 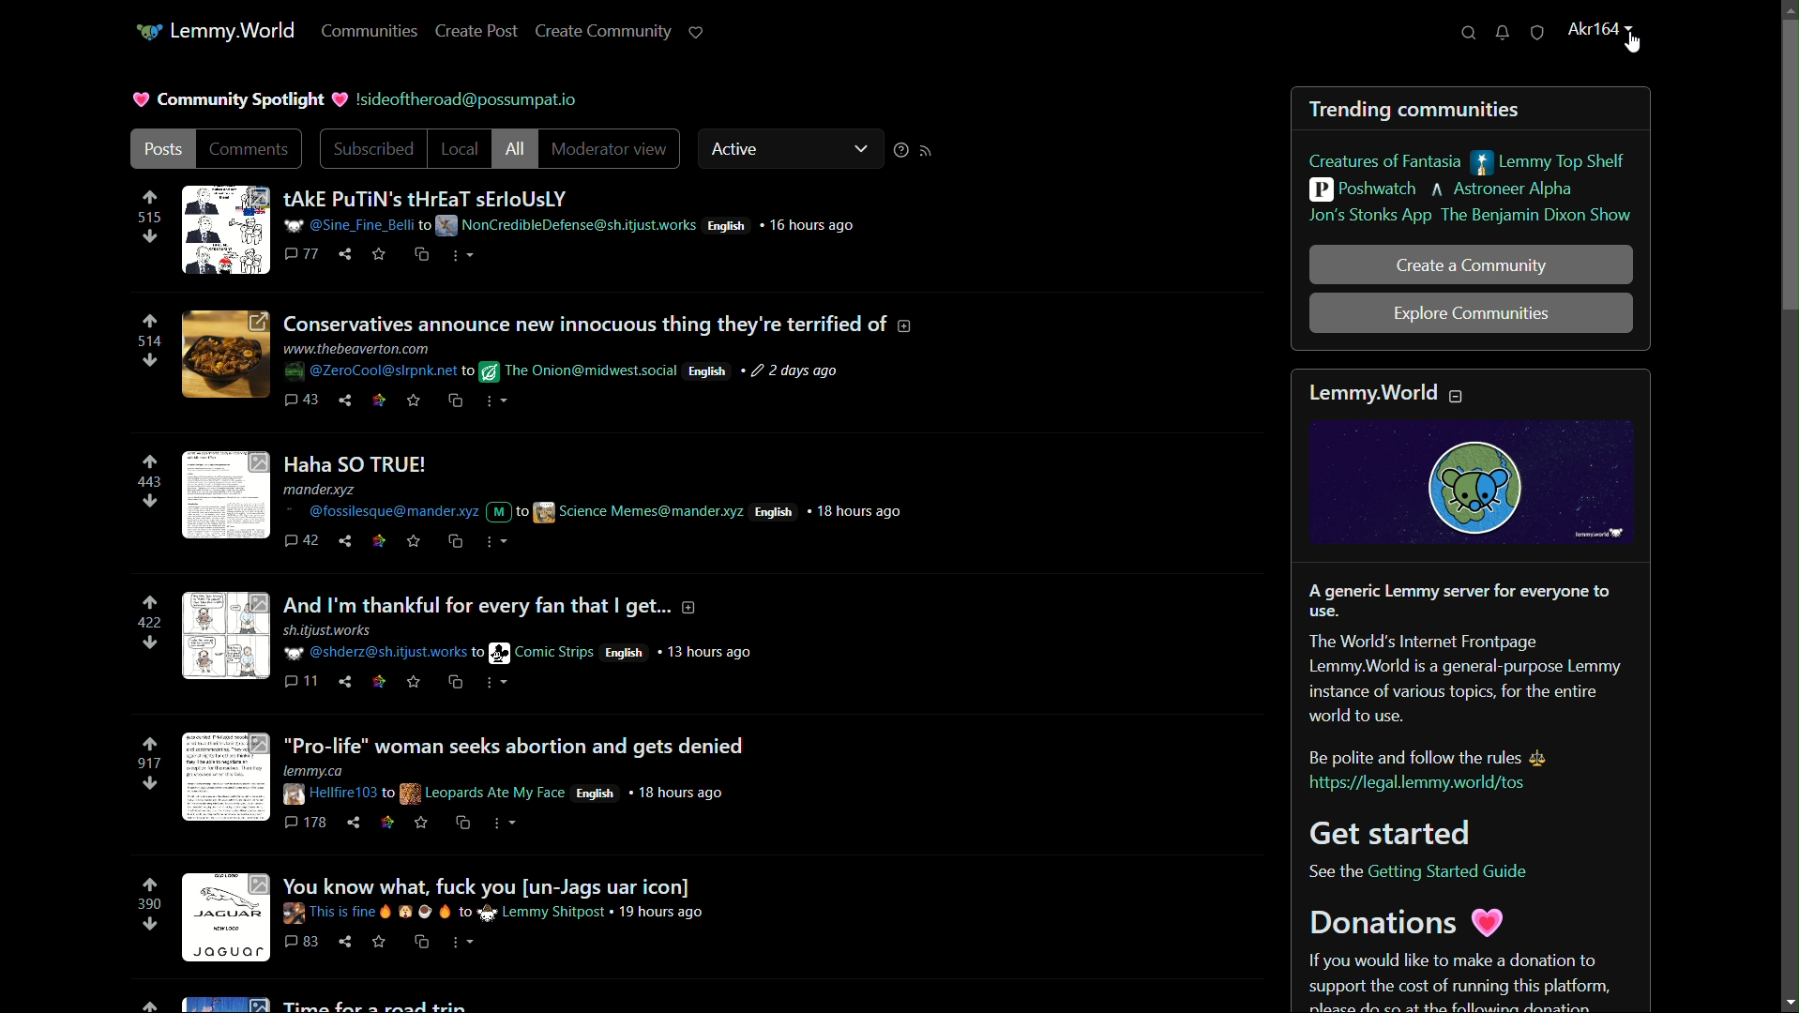 What do you see at coordinates (476, 33) in the screenshot?
I see `create post` at bounding box center [476, 33].